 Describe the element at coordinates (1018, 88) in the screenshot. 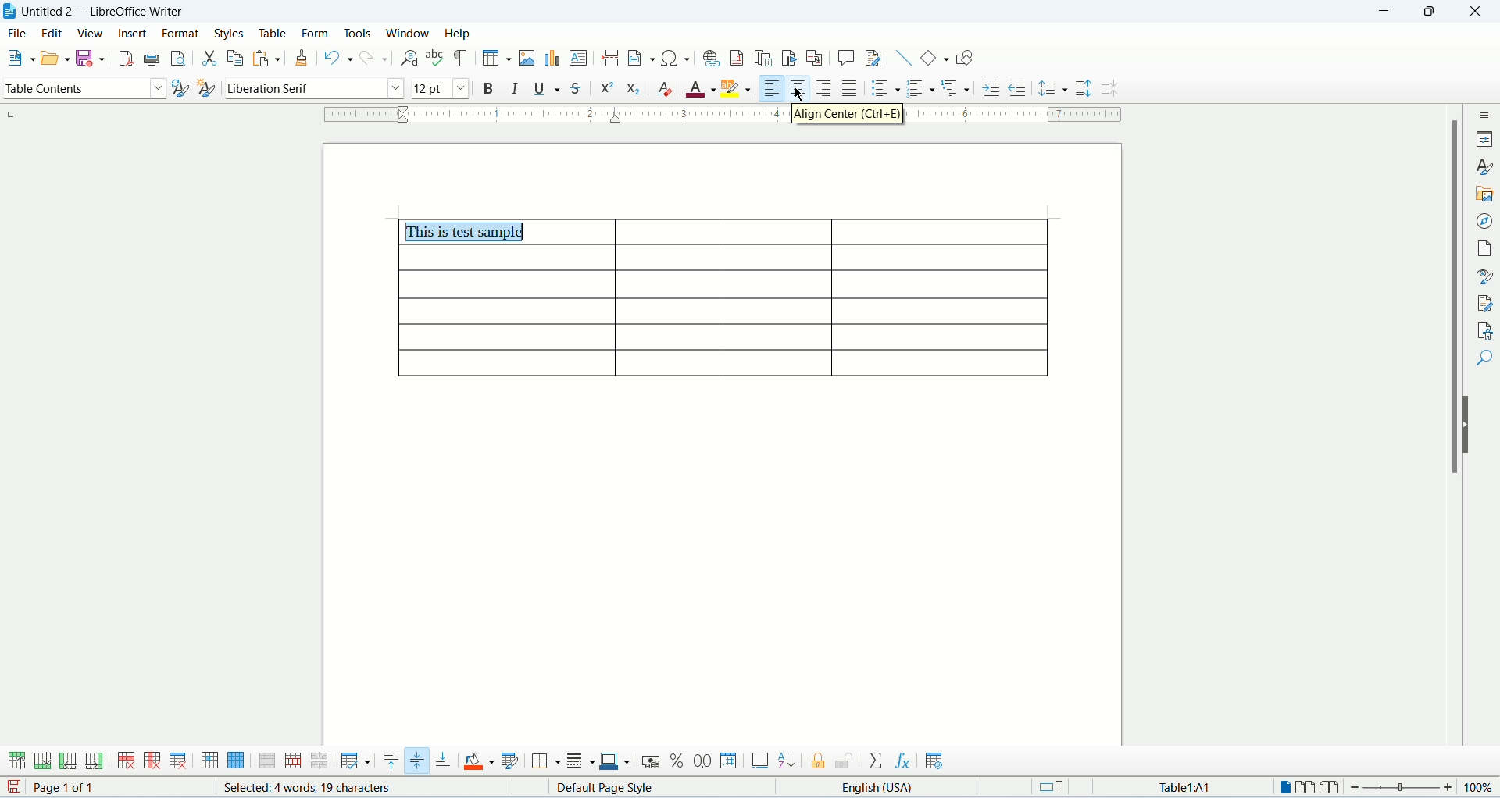

I see `decrease indent` at that location.